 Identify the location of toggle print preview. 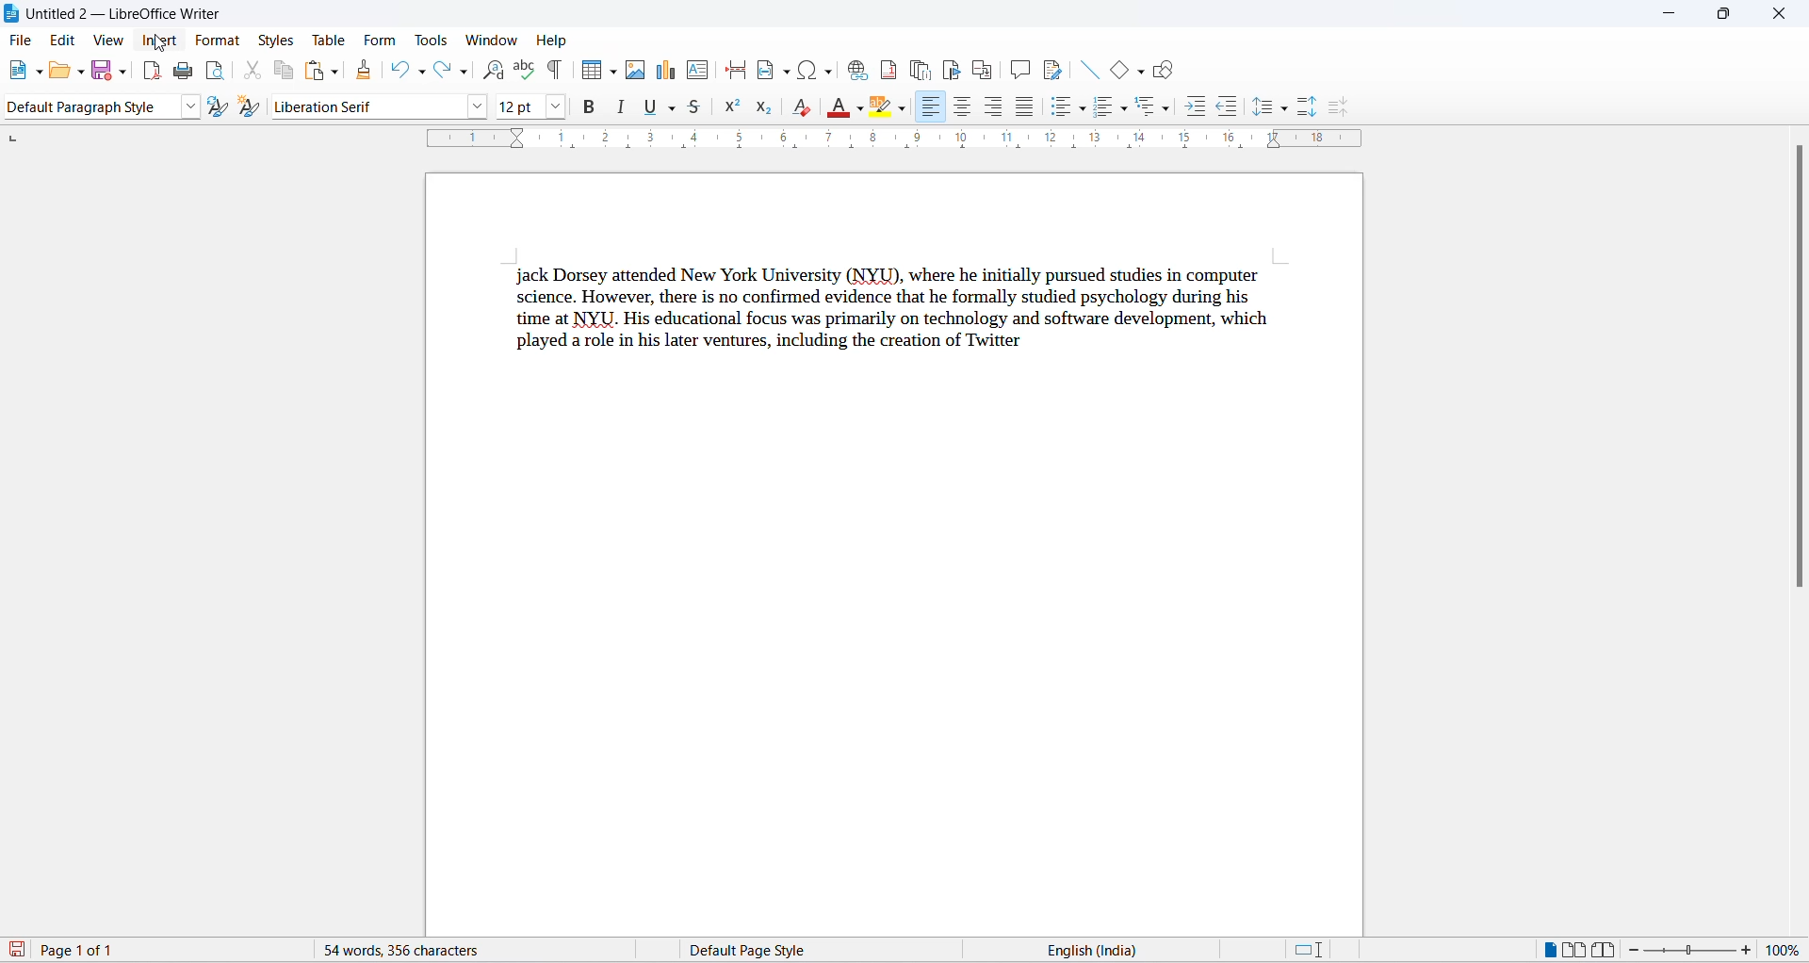
(218, 73).